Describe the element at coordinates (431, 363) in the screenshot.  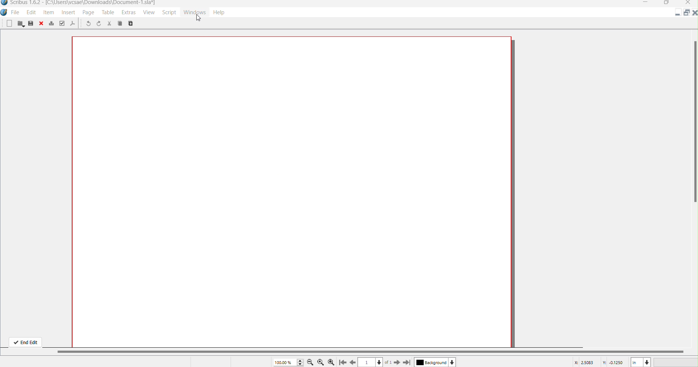
I see `background` at that location.